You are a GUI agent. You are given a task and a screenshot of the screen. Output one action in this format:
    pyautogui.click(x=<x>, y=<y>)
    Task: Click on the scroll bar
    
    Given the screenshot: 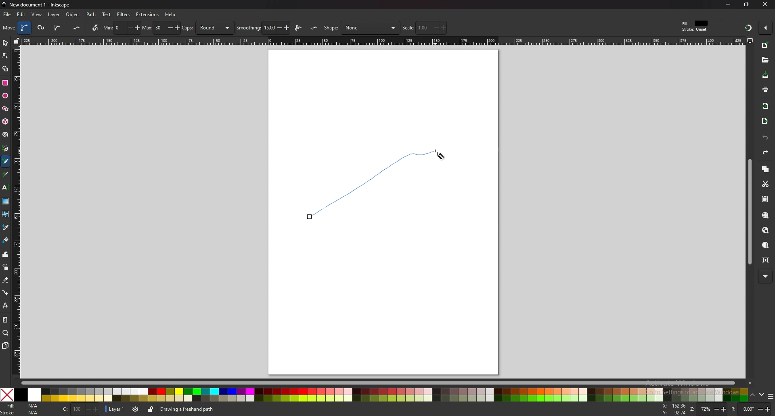 What is the action you would take?
    pyautogui.click(x=386, y=384)
    